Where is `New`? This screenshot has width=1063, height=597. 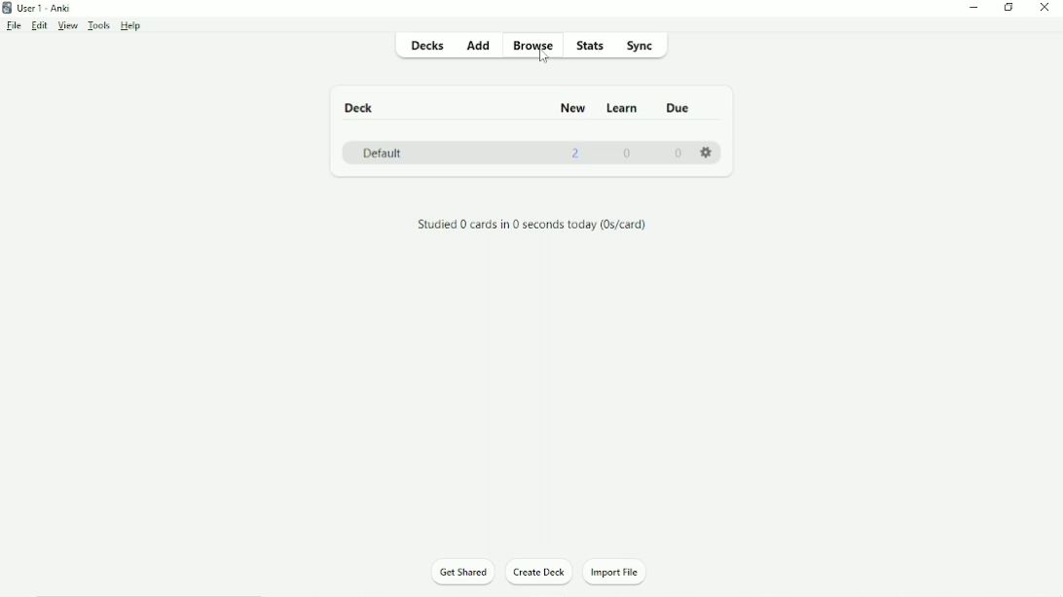
New is located at coordinates (572, 108).